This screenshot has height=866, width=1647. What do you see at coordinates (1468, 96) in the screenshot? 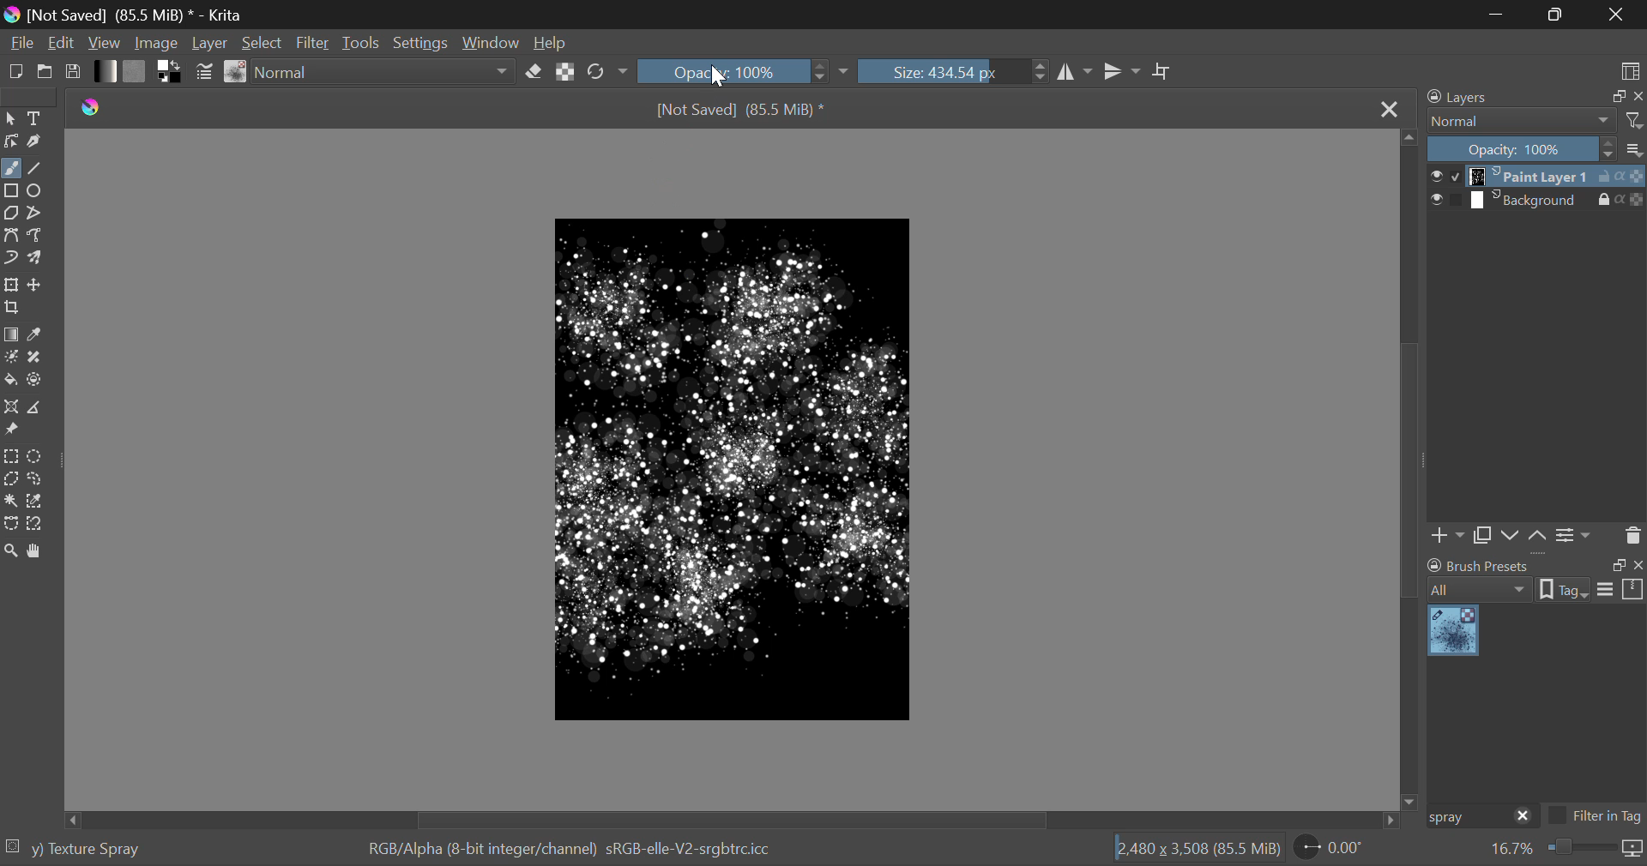
I see `Layers` at bounding box center [1468, 96].